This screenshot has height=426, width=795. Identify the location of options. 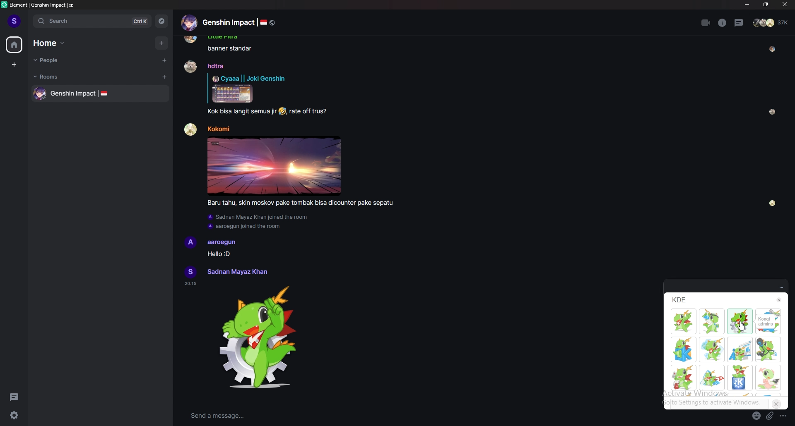
(781, 288).